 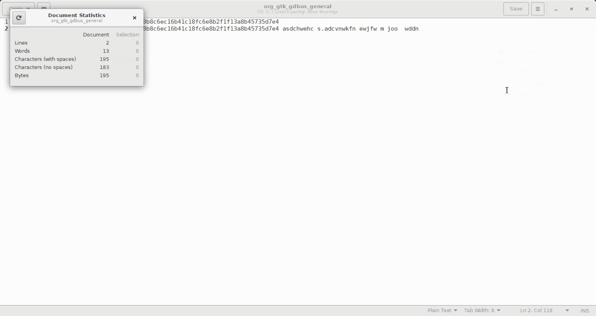 What do you see at coordinates (441, 310) in the screenshot?
I see `Plain Text` at bounding box center [441, 310].